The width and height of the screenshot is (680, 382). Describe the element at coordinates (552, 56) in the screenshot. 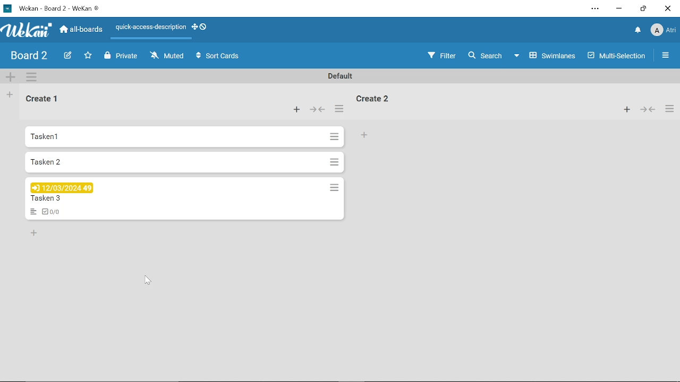

I see `Swimlanes` at that location.